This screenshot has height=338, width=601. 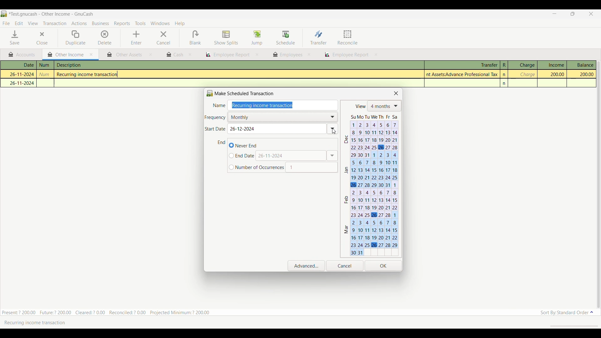 What do you see at coordinates (101, 65) in the screenshot?
I see `description` at bounding box center [101, 65].